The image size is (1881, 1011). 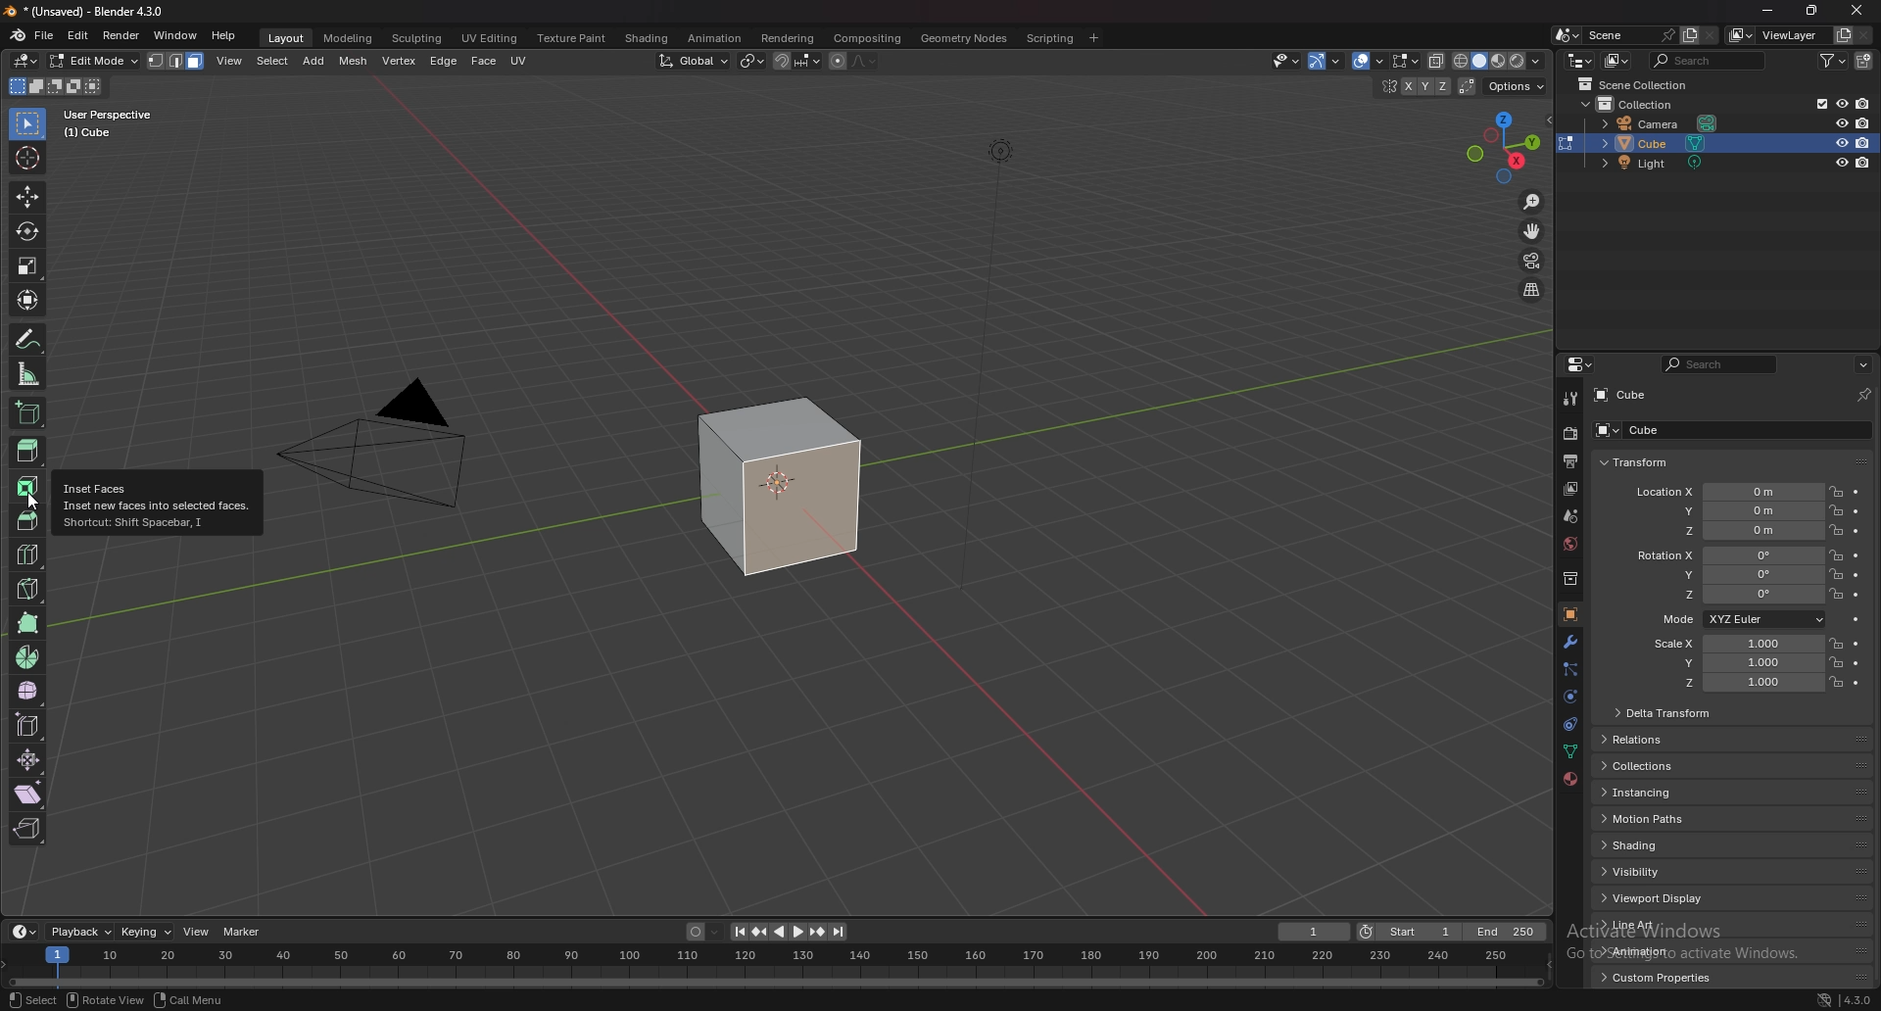 What do you see at coordinates (1508, 932) in the screenshot?
I see `end` at bounding box center [1508, 932].